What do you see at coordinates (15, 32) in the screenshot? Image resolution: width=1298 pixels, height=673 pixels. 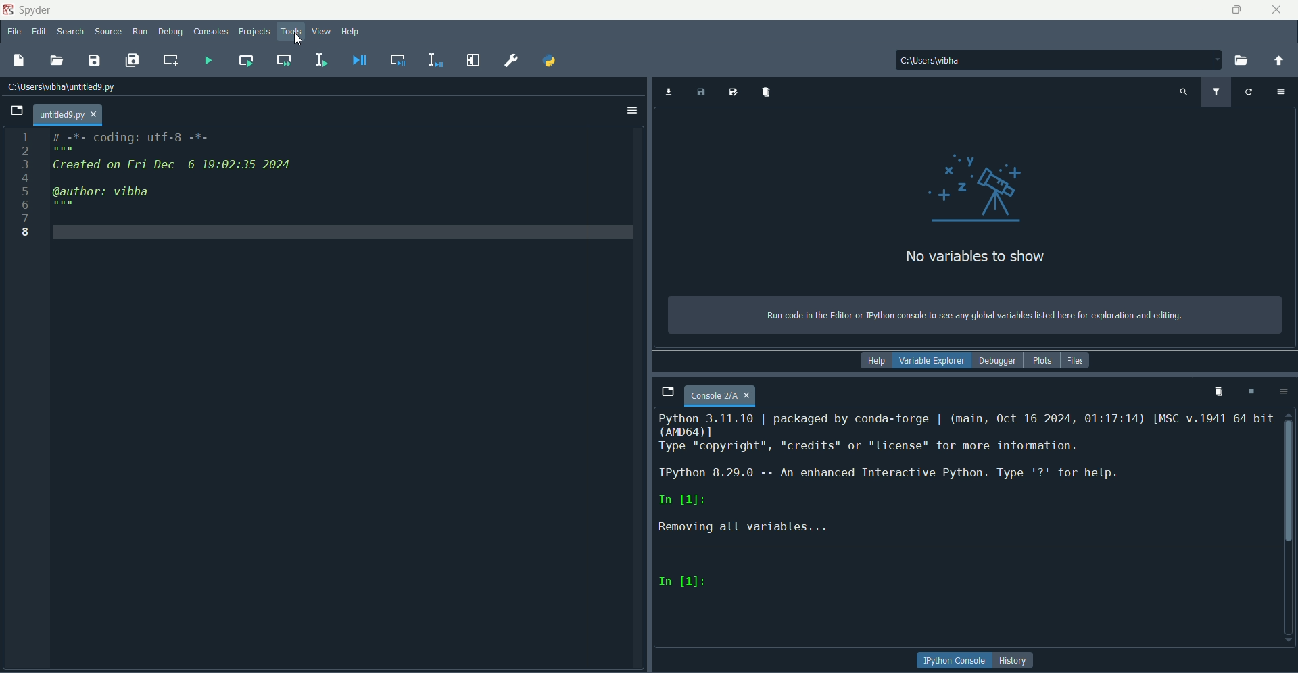 I see `file` at bounding box center [15, 32].